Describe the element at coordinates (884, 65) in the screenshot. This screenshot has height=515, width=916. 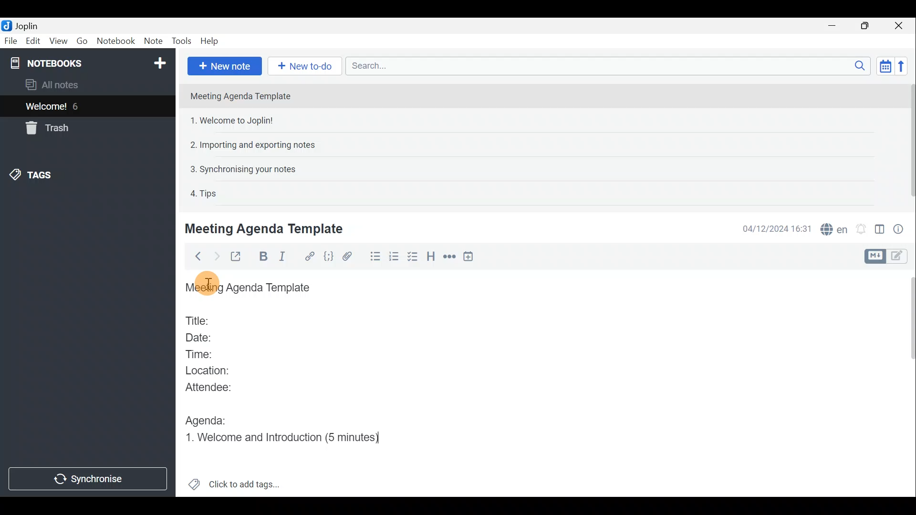
I see `Toggle sort order` at that location.